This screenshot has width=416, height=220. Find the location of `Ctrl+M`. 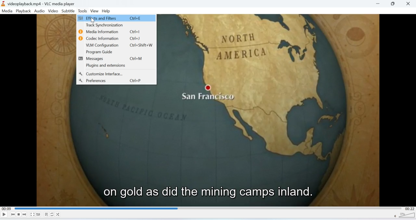

Ctrl+M is located at coordinates (135, 58).